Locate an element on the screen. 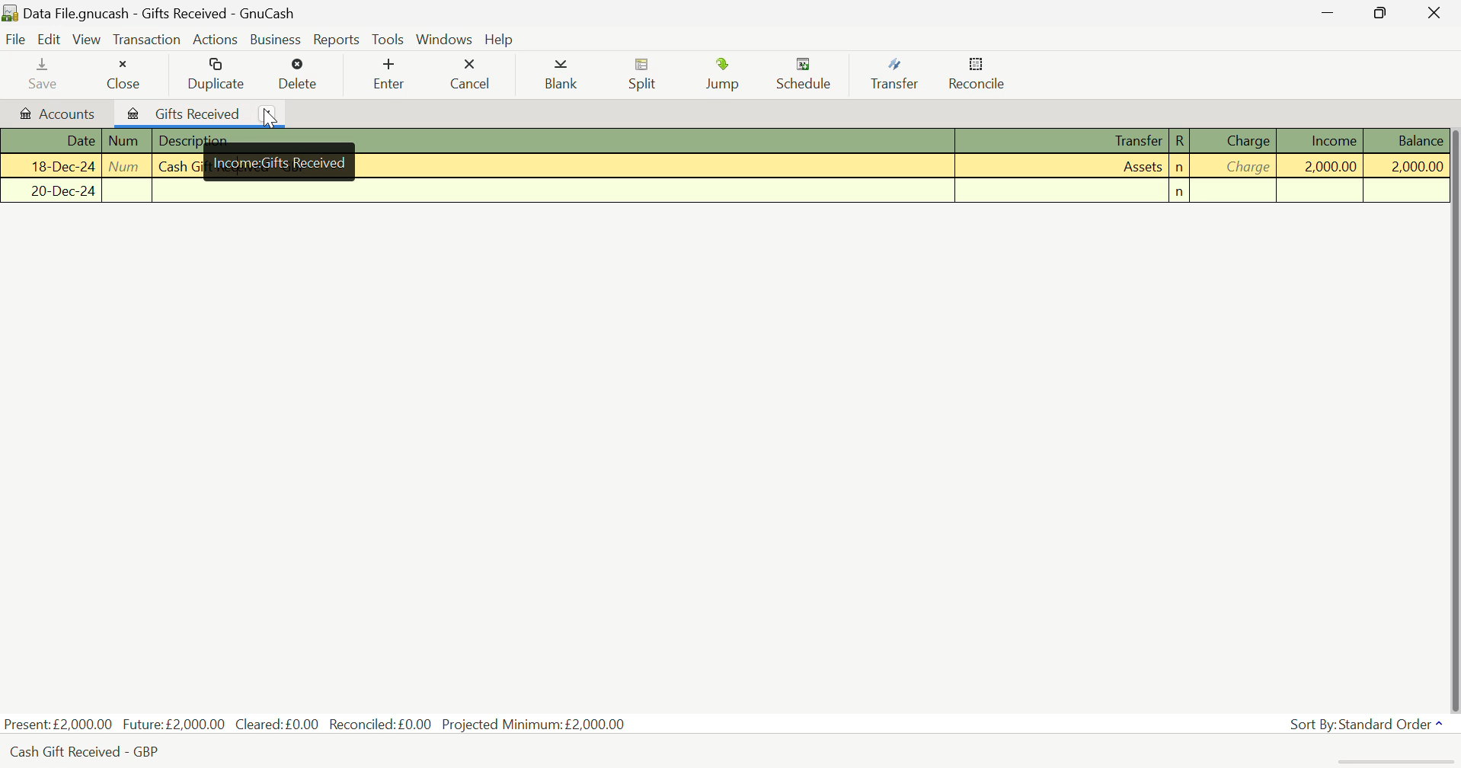 Image resolution: width=1461 pixels, height=768 pixels. Restore Down is located at coordinates (1331, 12).